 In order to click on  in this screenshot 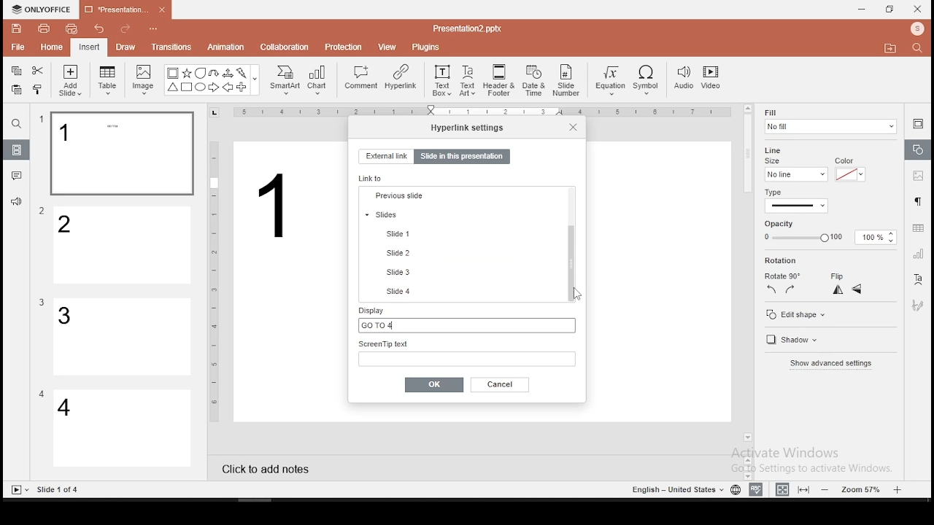, I will do `click(42, 120)`.